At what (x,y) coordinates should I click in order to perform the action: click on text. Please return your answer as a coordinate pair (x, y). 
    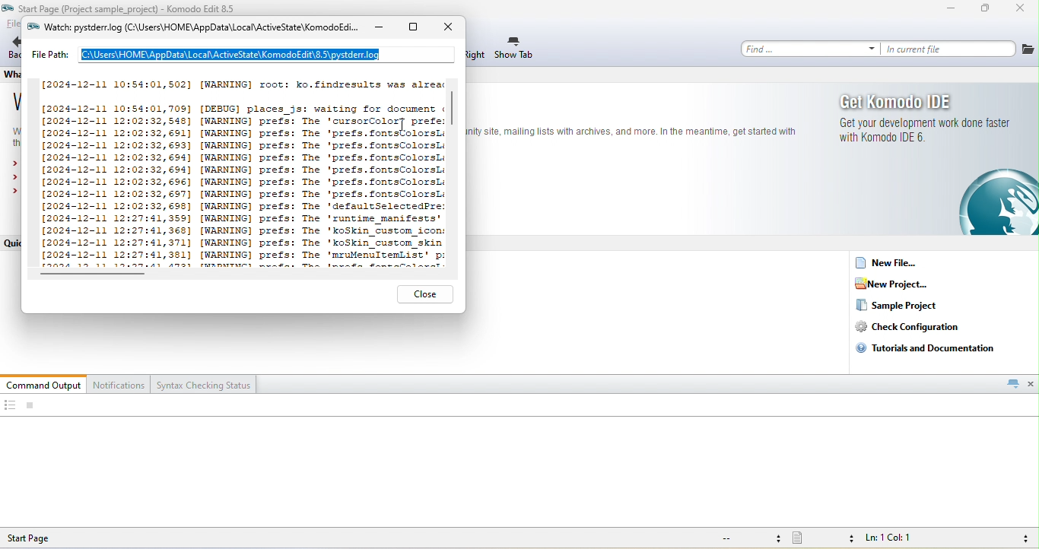
    Looking at the image, I should click on (634, 131).